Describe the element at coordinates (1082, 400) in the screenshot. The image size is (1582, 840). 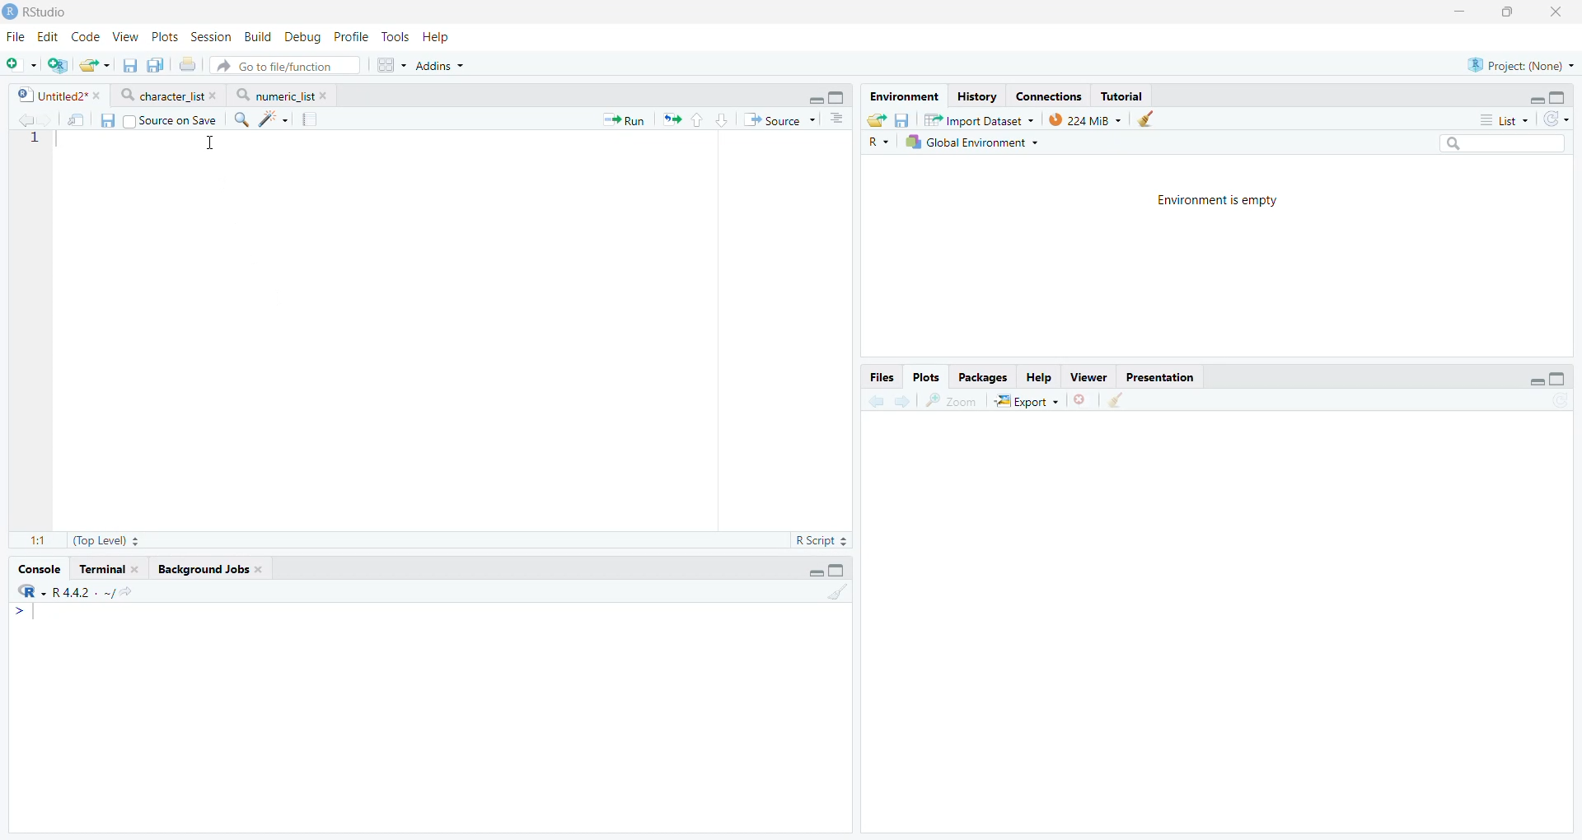
I see `Remove selected` at that location.